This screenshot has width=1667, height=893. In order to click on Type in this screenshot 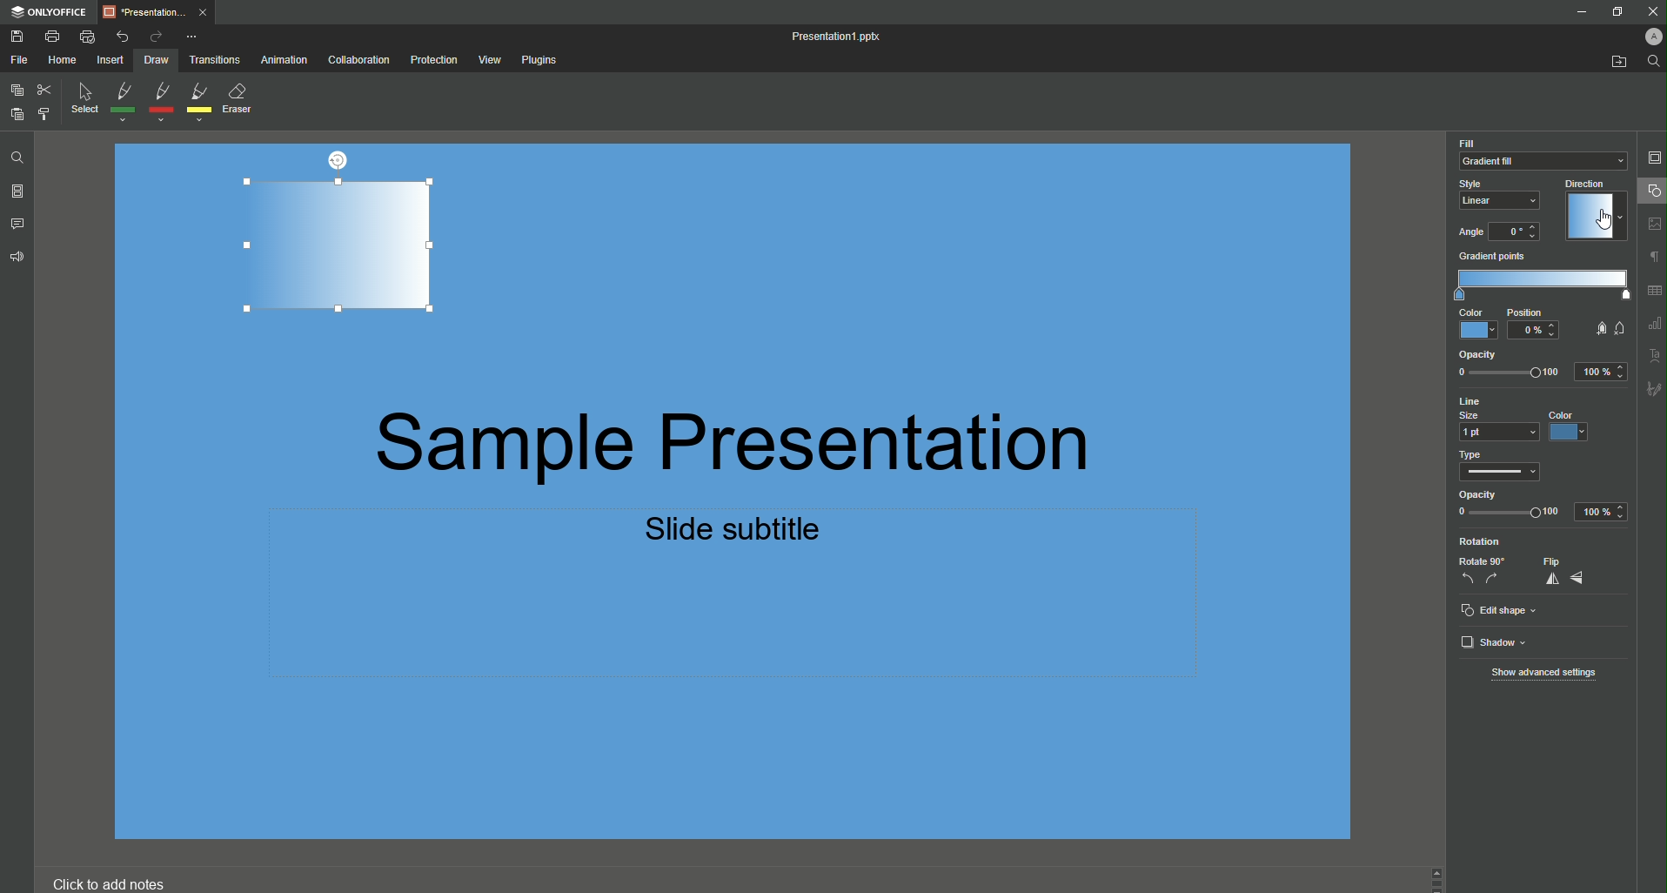, I will do `click(1507, 464)`.